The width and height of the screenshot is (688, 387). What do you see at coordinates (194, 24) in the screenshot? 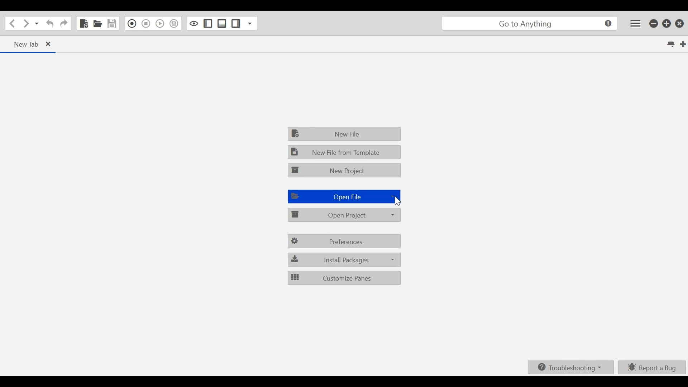
I see `Toggle focus mode` at bounding box center [194, 24].